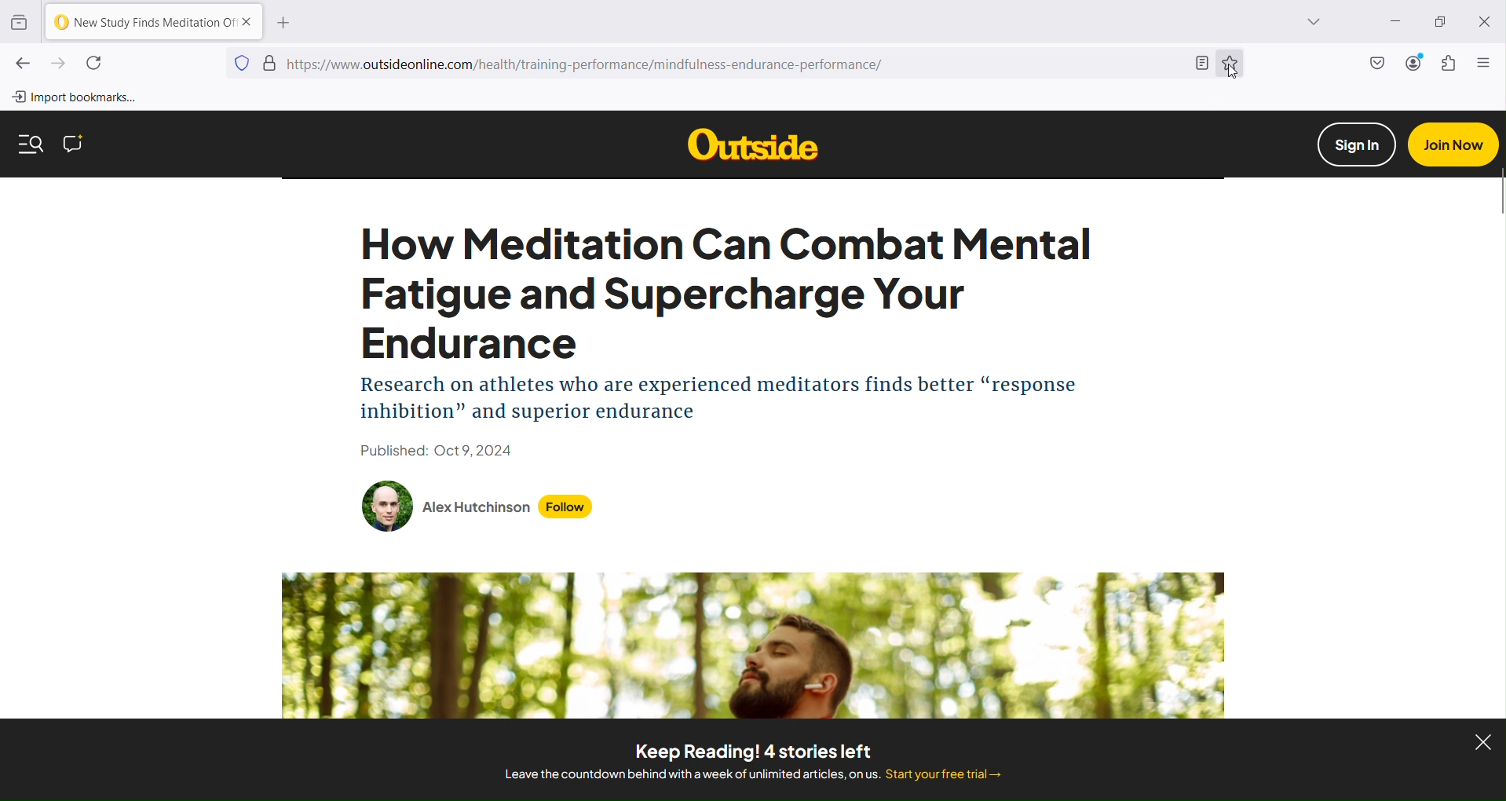 This screenshot has width=1506, height=801. Describe the element at coordinates (1200, 63) in the screenshot. I see `Toggle reader view` at that location.